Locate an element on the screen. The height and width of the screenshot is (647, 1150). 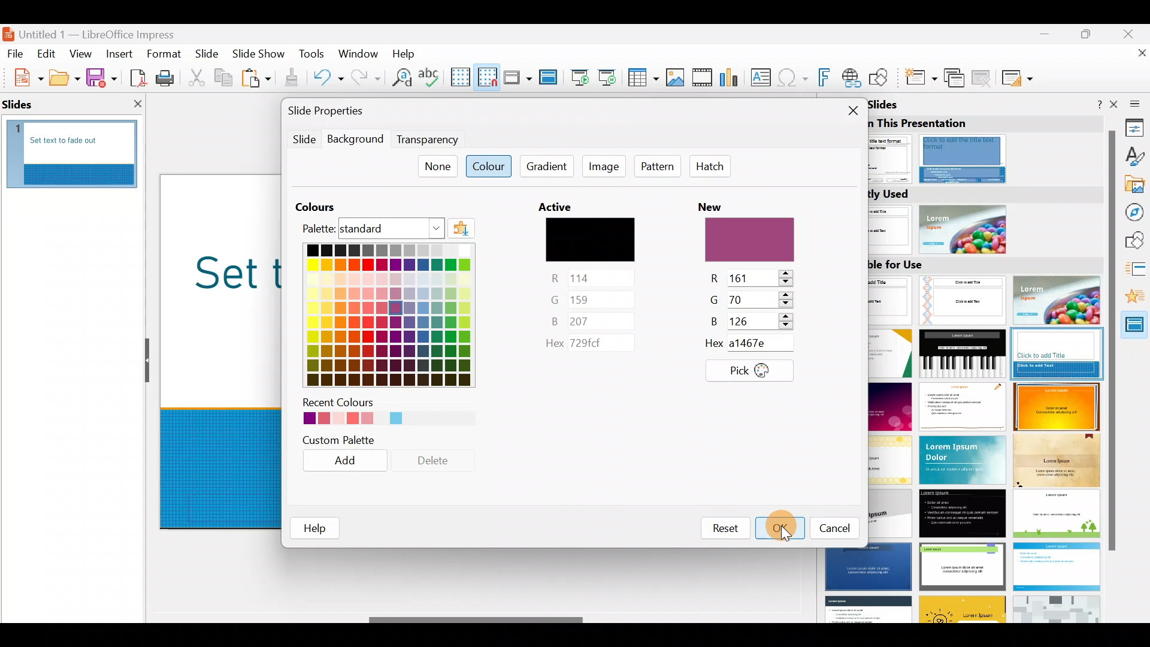
blue is located at coordinates (591, 320).